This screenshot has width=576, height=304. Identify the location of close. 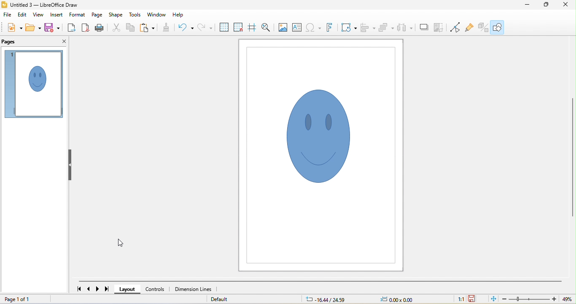
(65, 42).